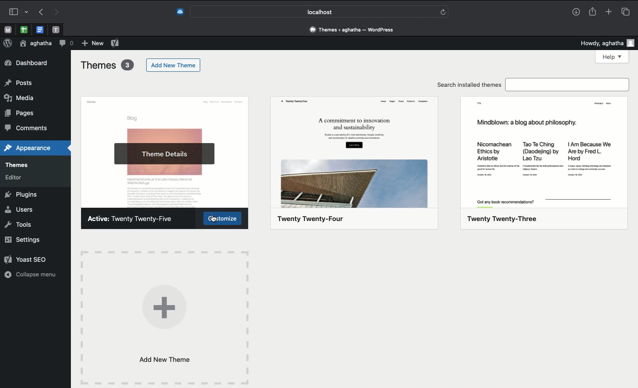 This screenshot has width=638, height=388. I want to click on Dashboard, so click(26, 64).